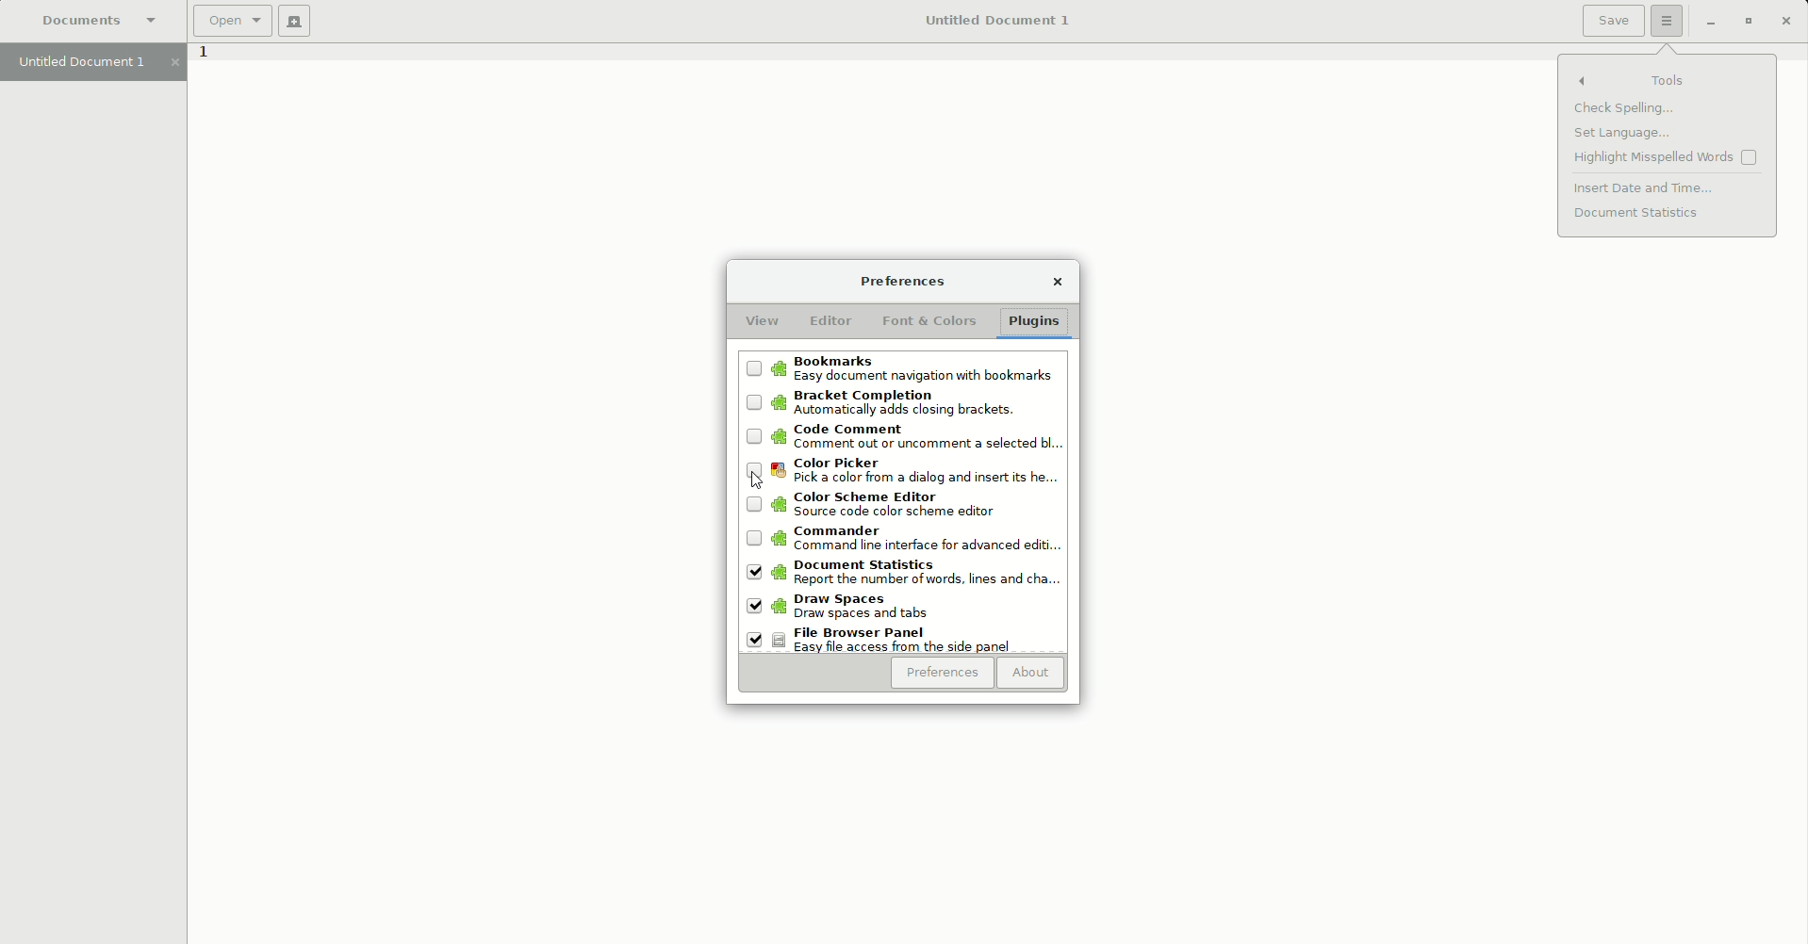  I want to click on Document statistics: Report the number of words, lines, and cha...., so click(903, 576).